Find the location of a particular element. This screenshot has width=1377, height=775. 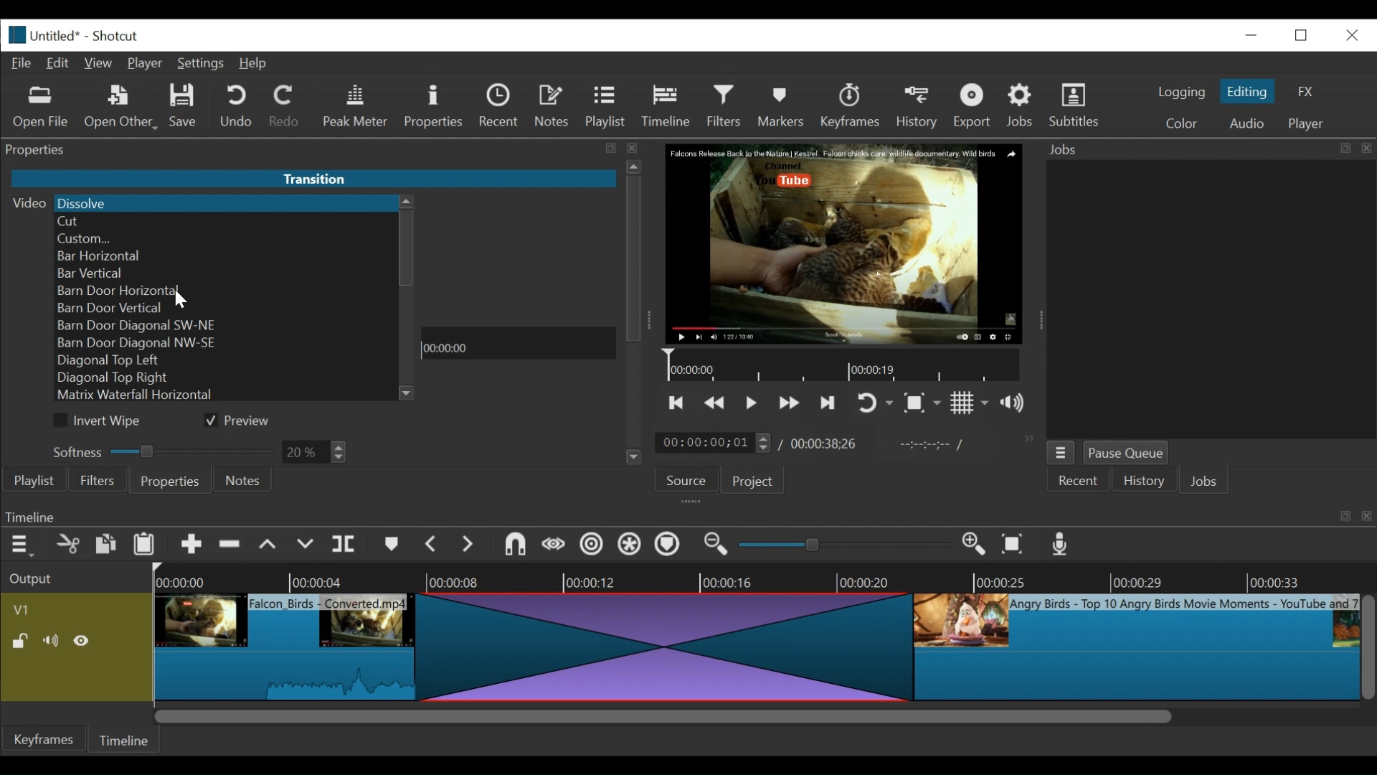

File name is located at coordinates (57, 37).